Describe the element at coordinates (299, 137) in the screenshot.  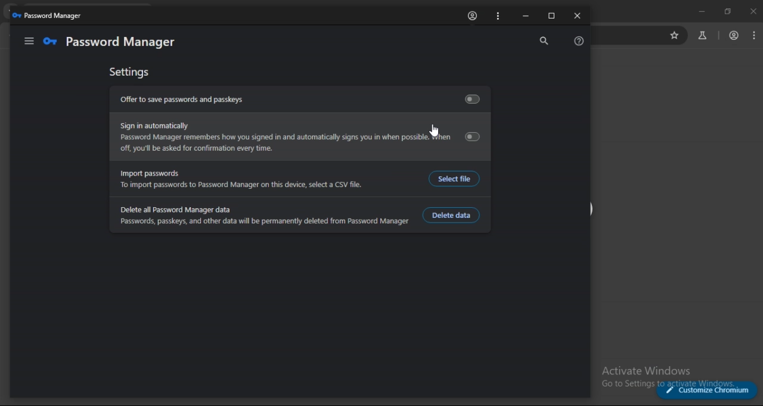
I see `sign in automatically` at that location.